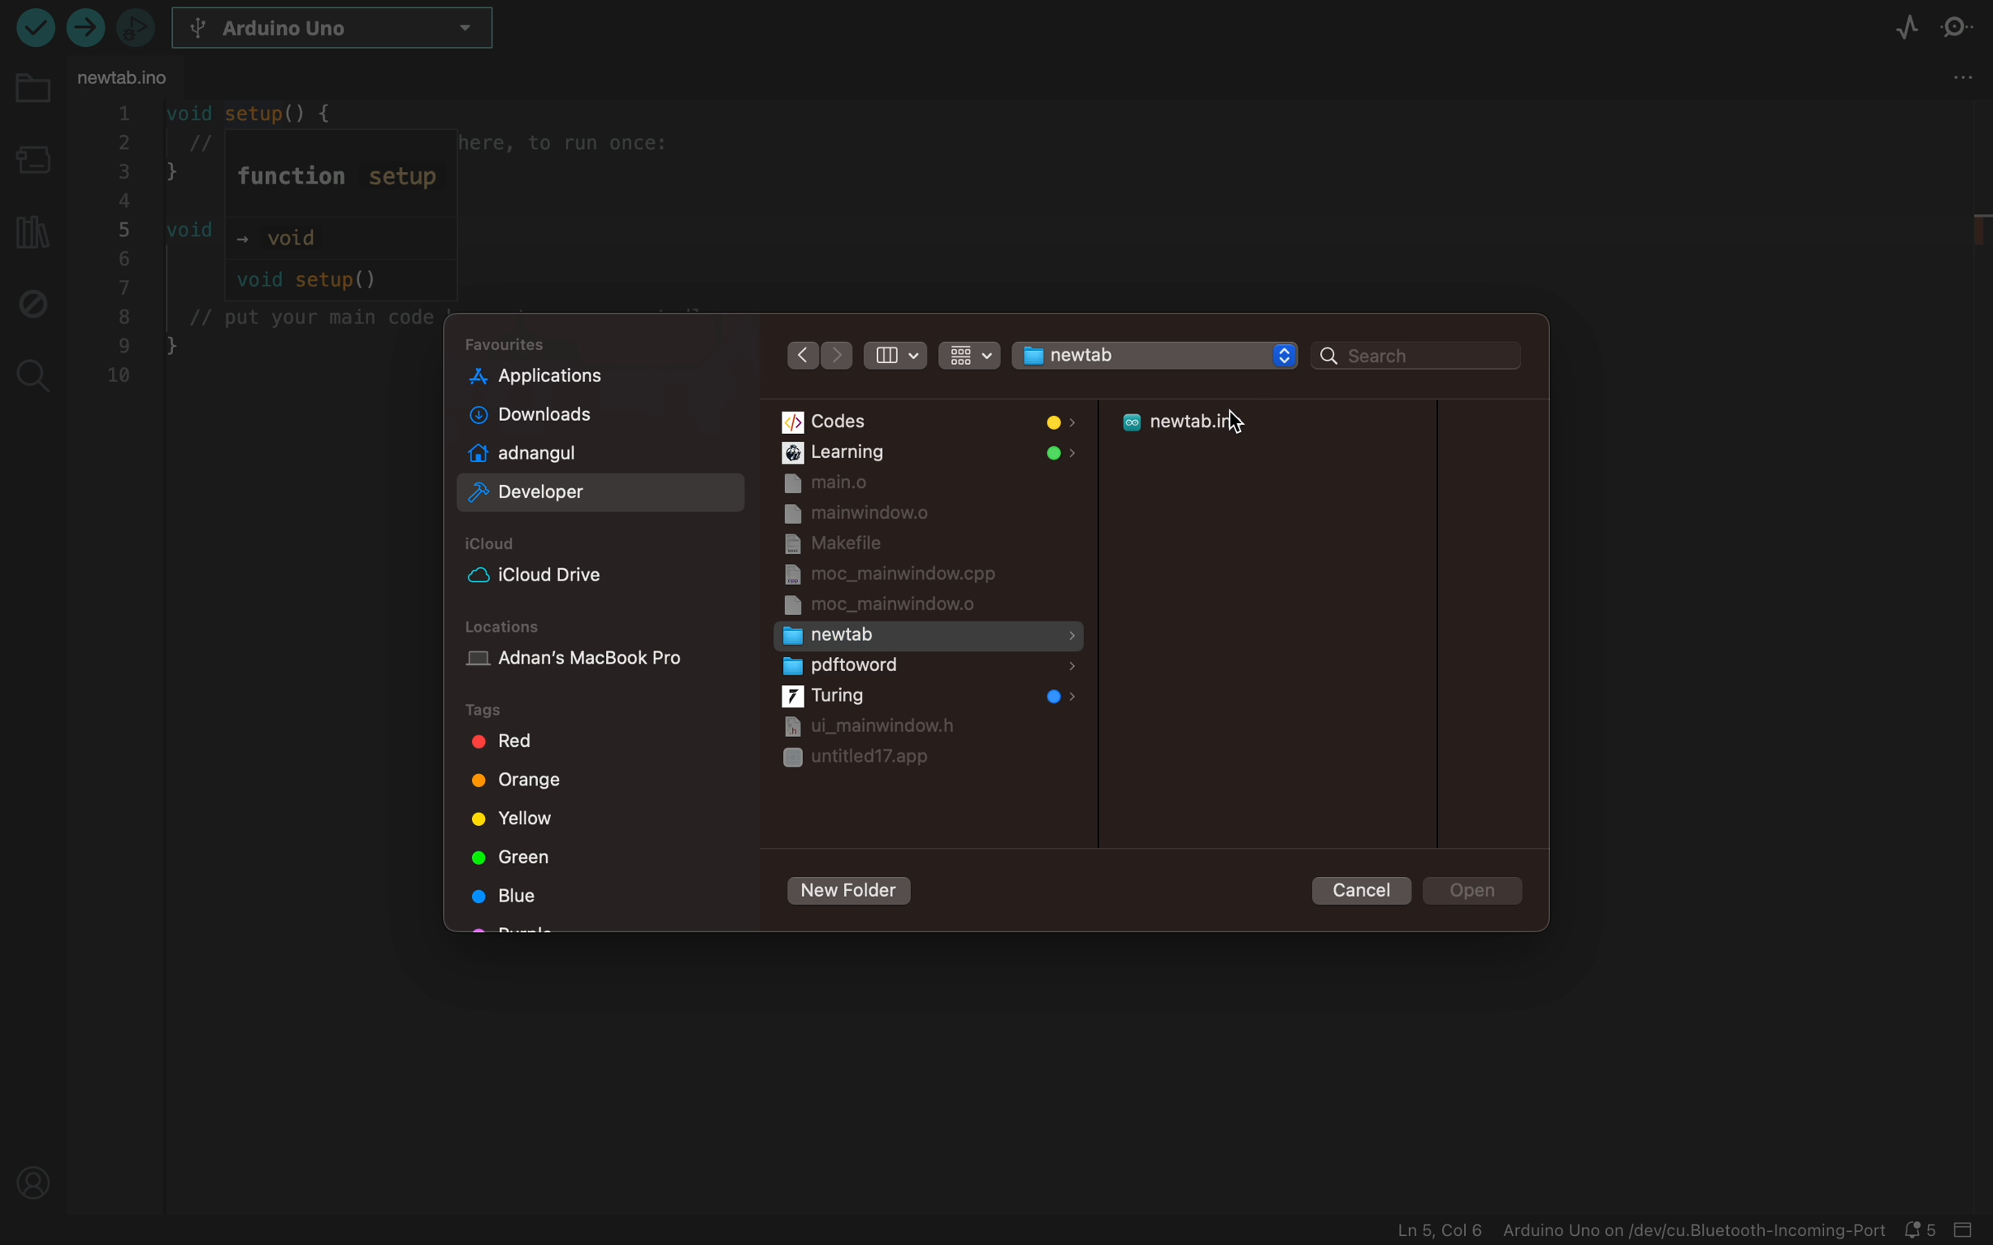  Describe the element at coordinates (1253, 426) in the screenshot. I see `cursor` at that location.